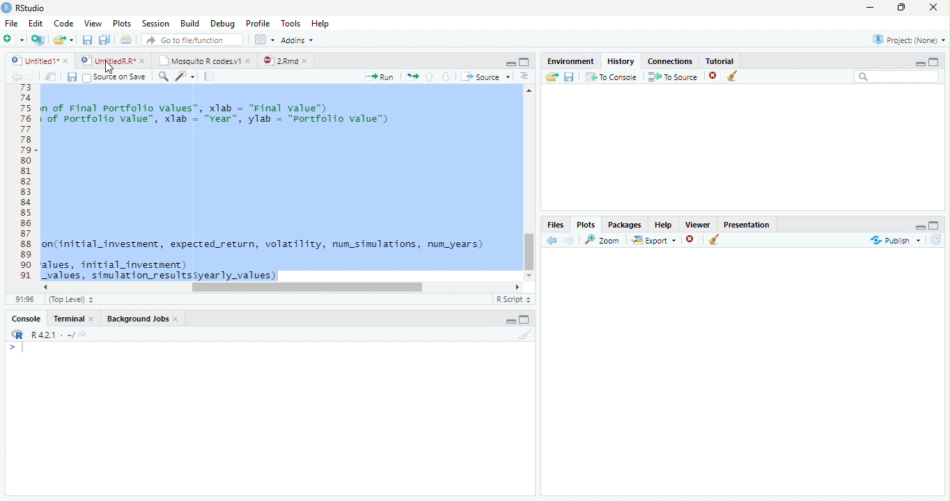  What do you see at coordinates (62, 23) in the screenshot?
I see `Code` at bounding box center [62, 23].